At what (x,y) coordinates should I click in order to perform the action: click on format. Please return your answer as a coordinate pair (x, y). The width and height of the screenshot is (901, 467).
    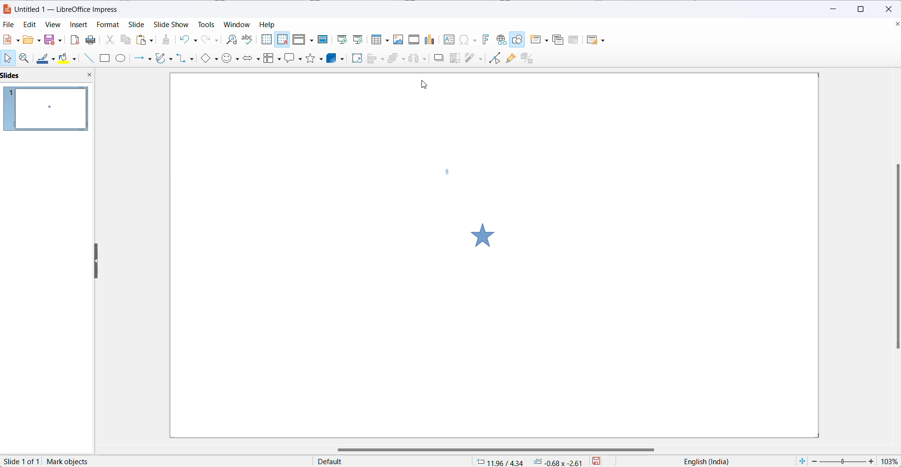
    Looking at the image, I should click on (108, 24).